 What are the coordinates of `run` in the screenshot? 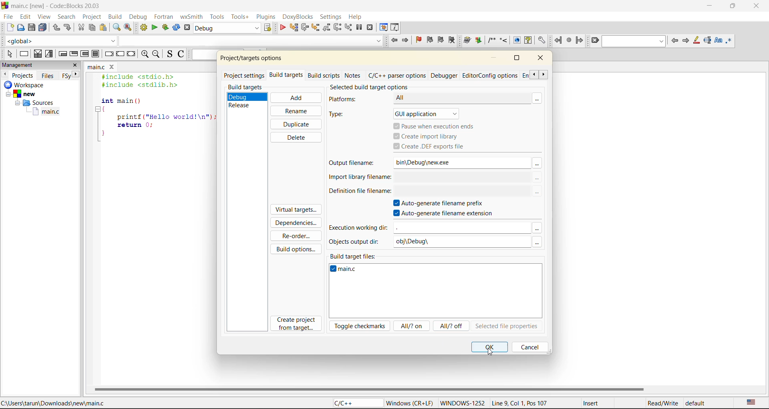 It's located at (155, 27).